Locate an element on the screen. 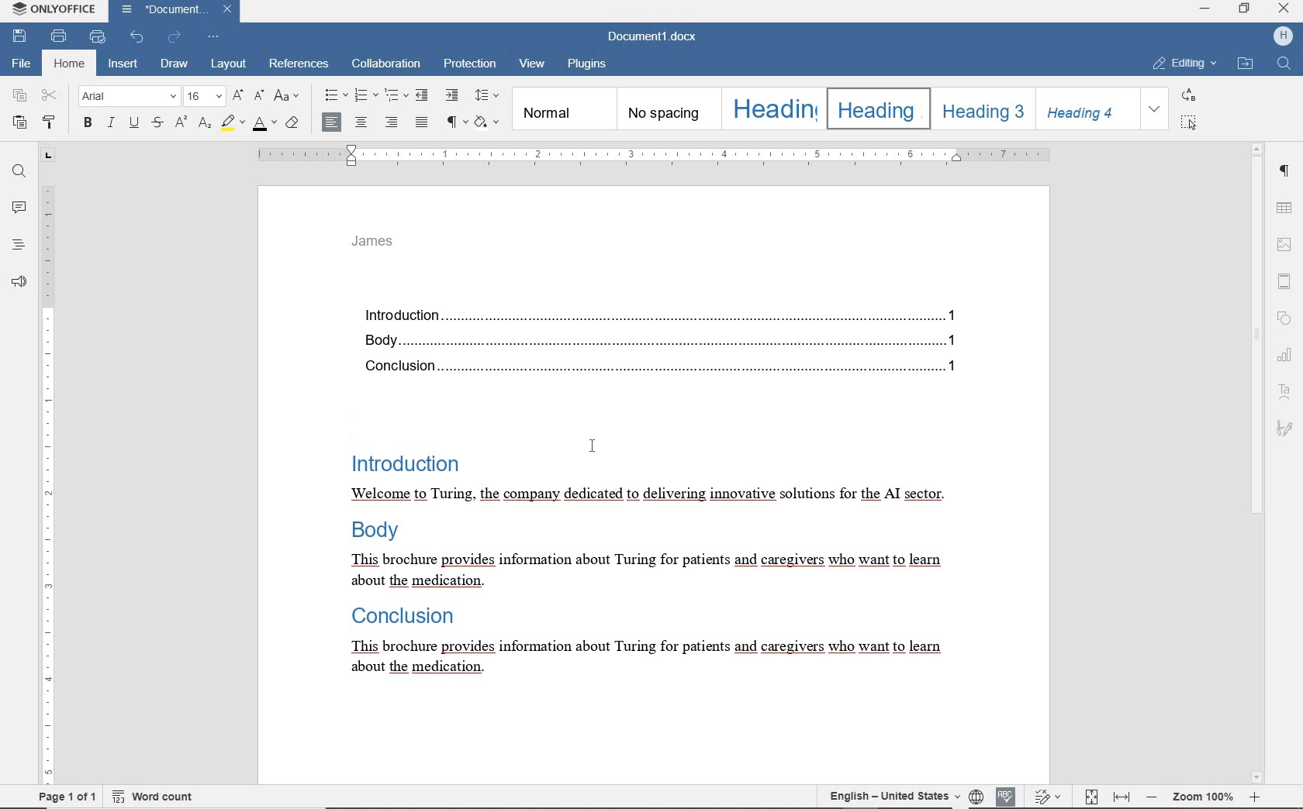 The height and width of the screenshot is (809, 1303). italic is located at coordinates (112, 123).